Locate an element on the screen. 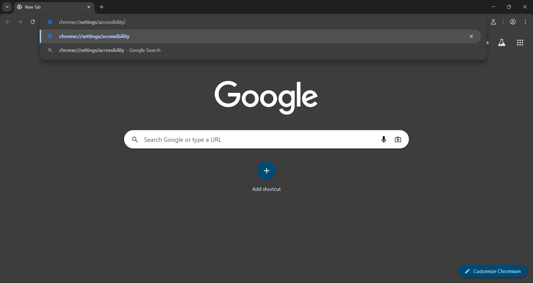 This screenshot has width=533, height=283. restore down is located at coordinates (510, 7).